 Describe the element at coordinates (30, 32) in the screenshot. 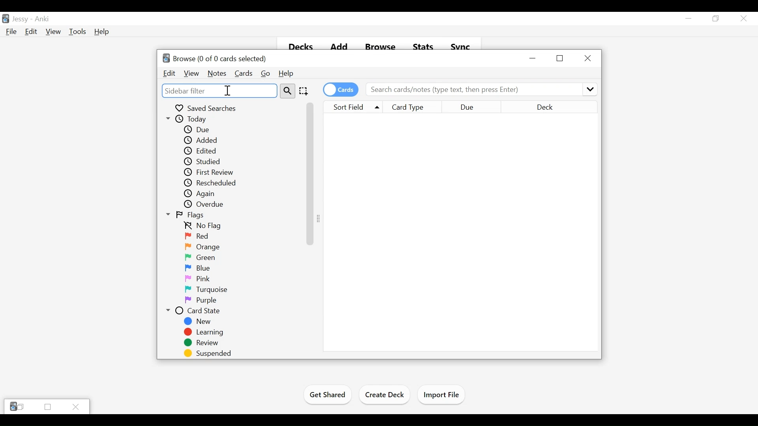

I see `Edit` at that location.